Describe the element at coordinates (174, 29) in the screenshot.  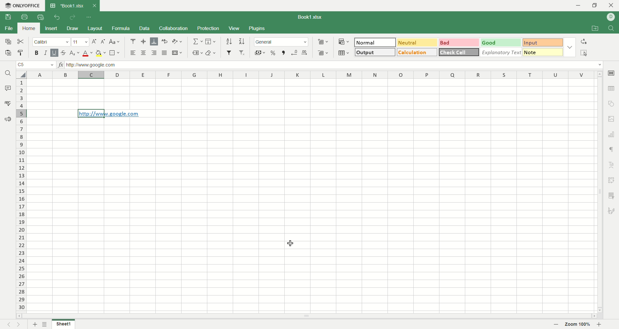
I see `collaboration` at that location.